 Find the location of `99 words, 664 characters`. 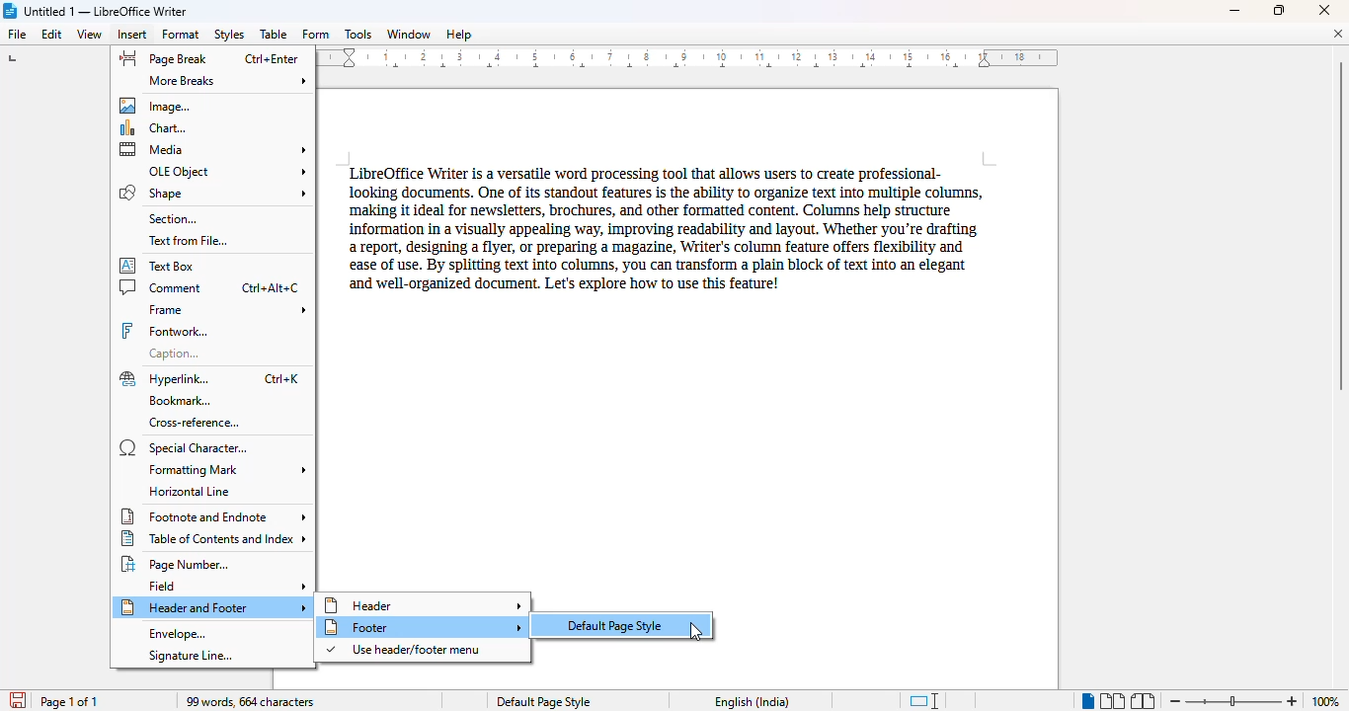

99 words, 664 characters is located at coordinates (252, 702).